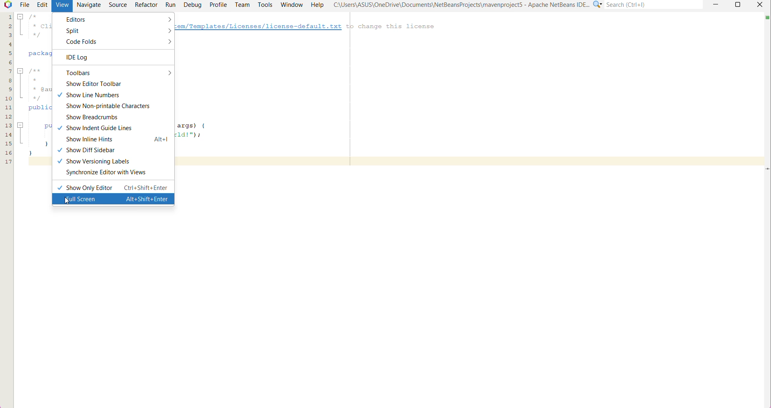 This screenshot has width=771, height=408. I want to click on Debug, so click(193, 5).